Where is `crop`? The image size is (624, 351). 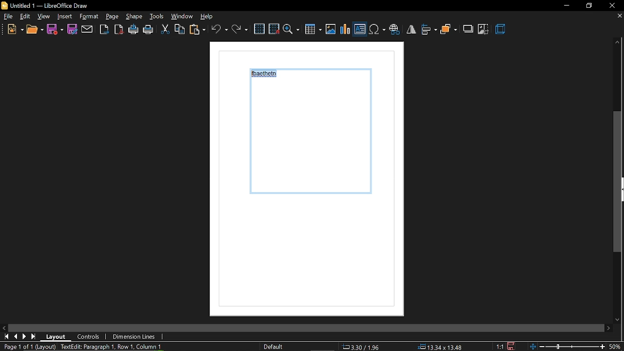 crop is located at coordinates (484, 30).